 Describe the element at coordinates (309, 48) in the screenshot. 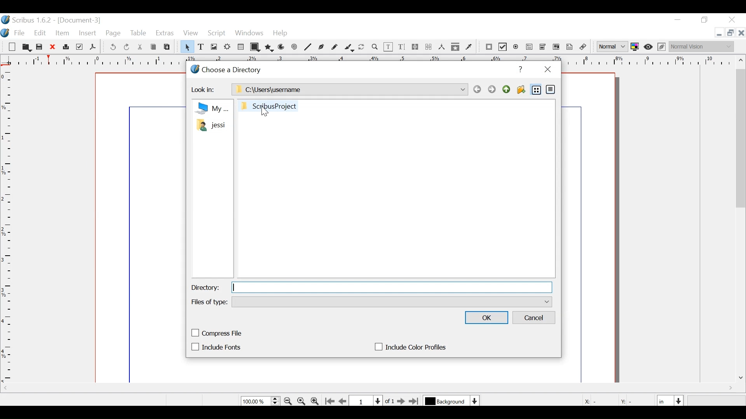

I see `Line` at that location.